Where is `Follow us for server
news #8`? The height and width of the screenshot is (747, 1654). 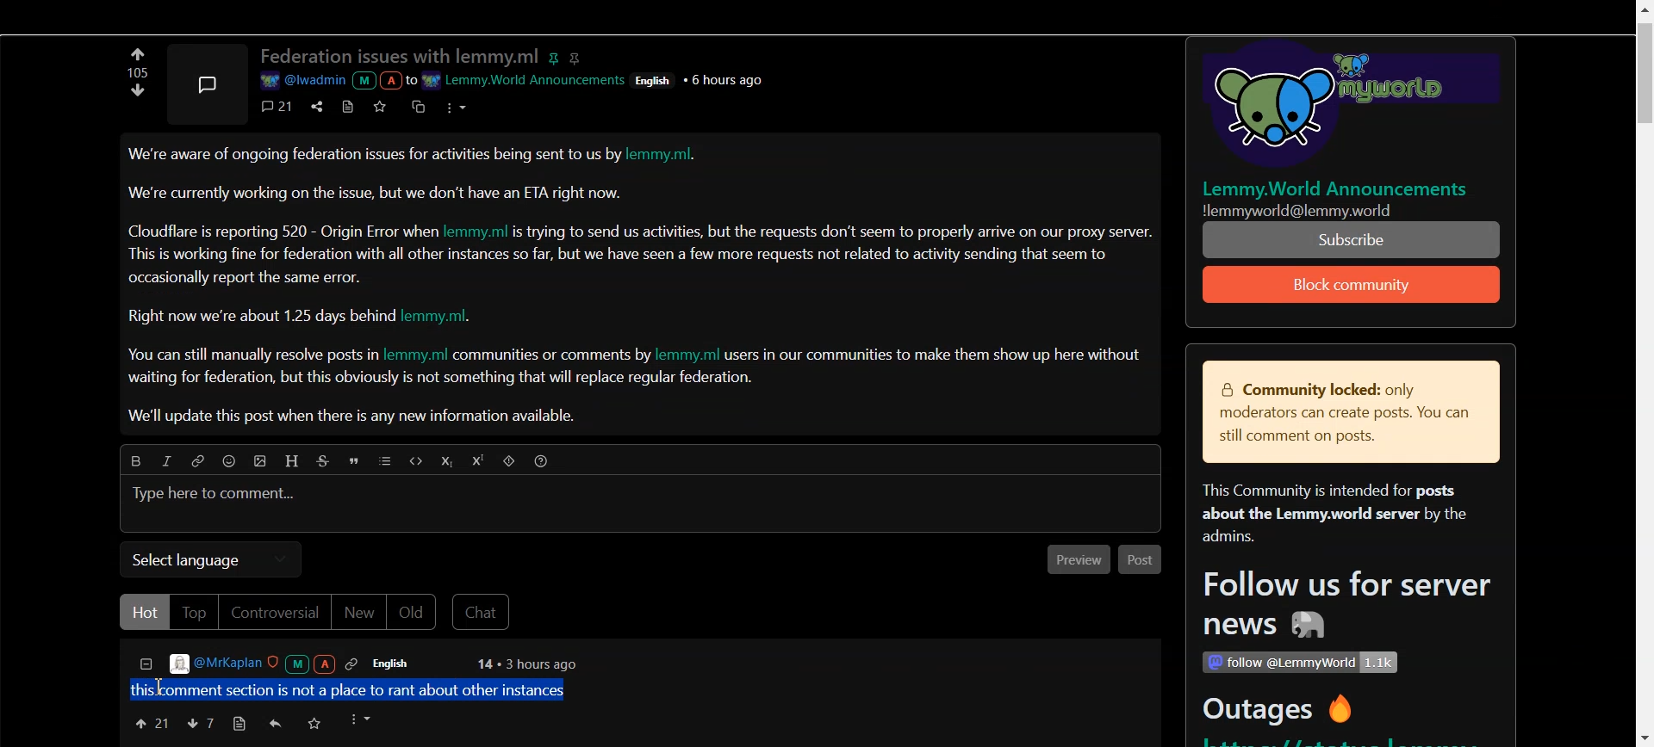
Follow us for server
news #8 is located at coordinates (1341, 608).